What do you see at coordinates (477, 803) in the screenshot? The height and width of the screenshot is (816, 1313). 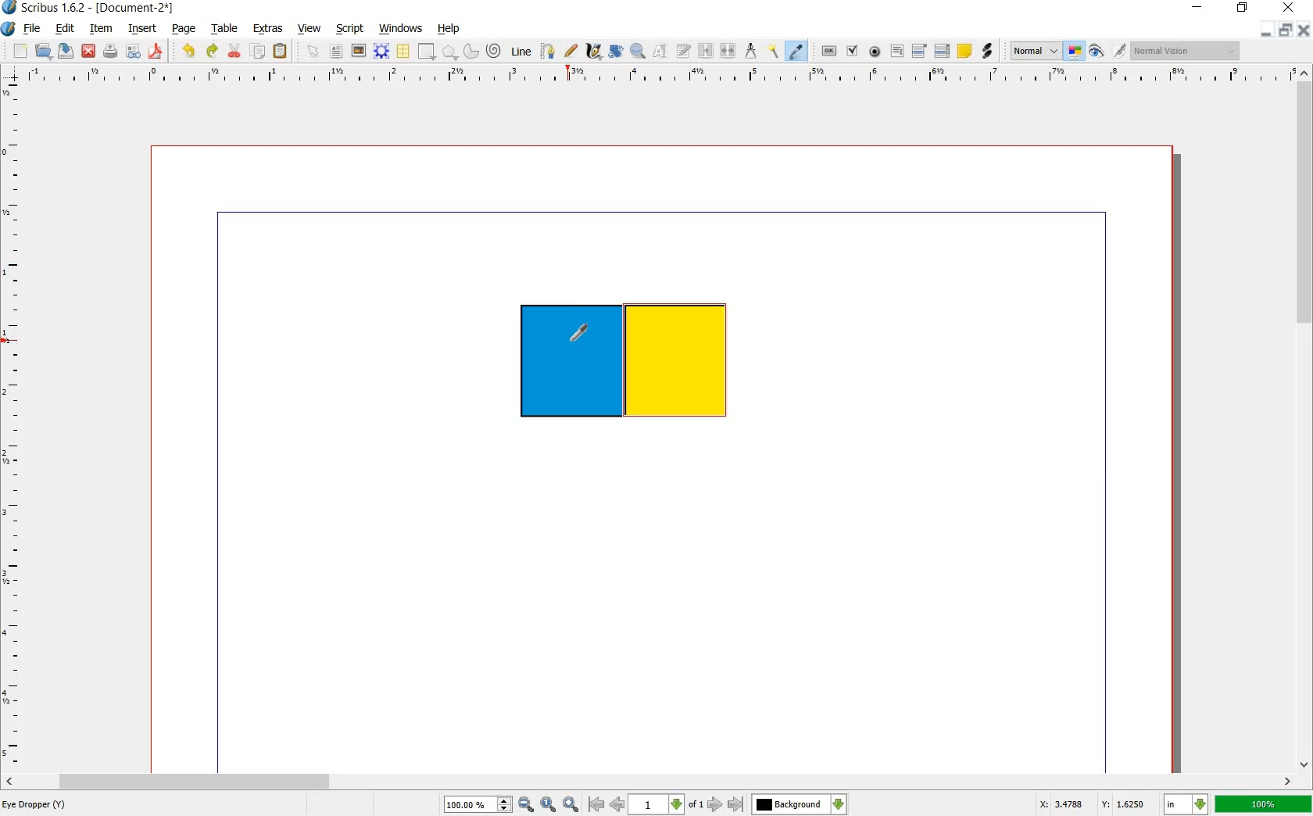 I see `100.00%` at bounding box center [477, 803].